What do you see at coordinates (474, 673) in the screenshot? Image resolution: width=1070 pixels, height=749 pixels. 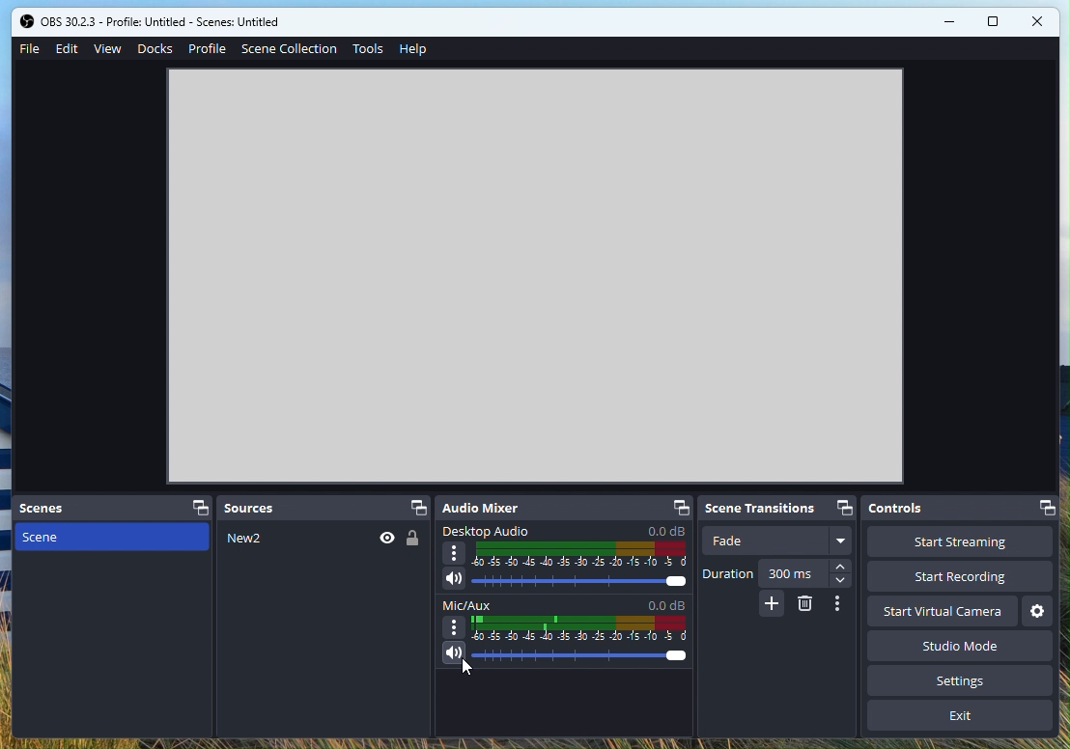 I see `Cursor` at bounding box center [474, 673].